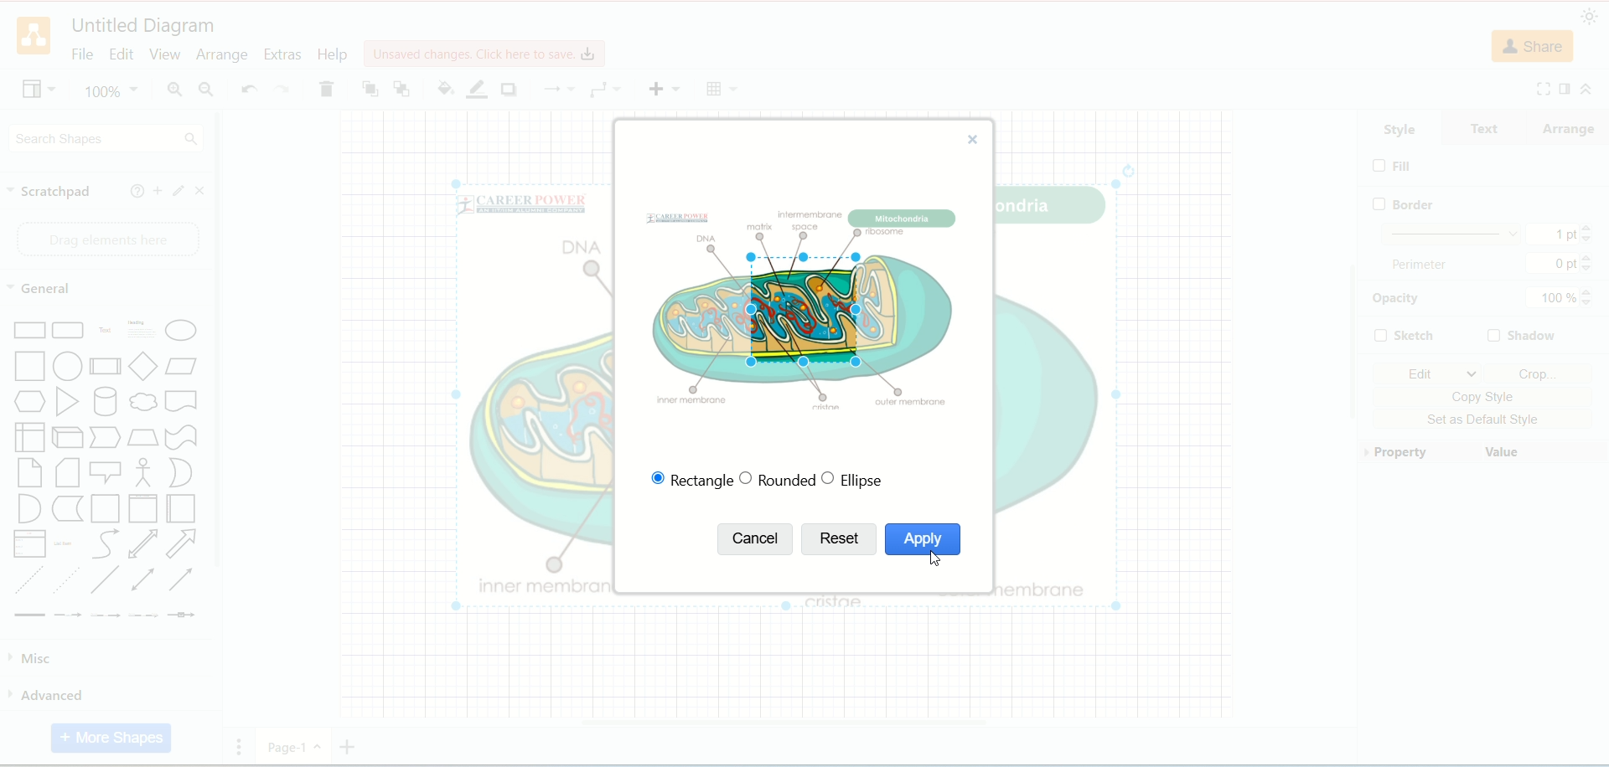  What do you see at coordinates (142, 403) in the screenshot?
I see `Thought Bubble` at bounding box center [142, 403].